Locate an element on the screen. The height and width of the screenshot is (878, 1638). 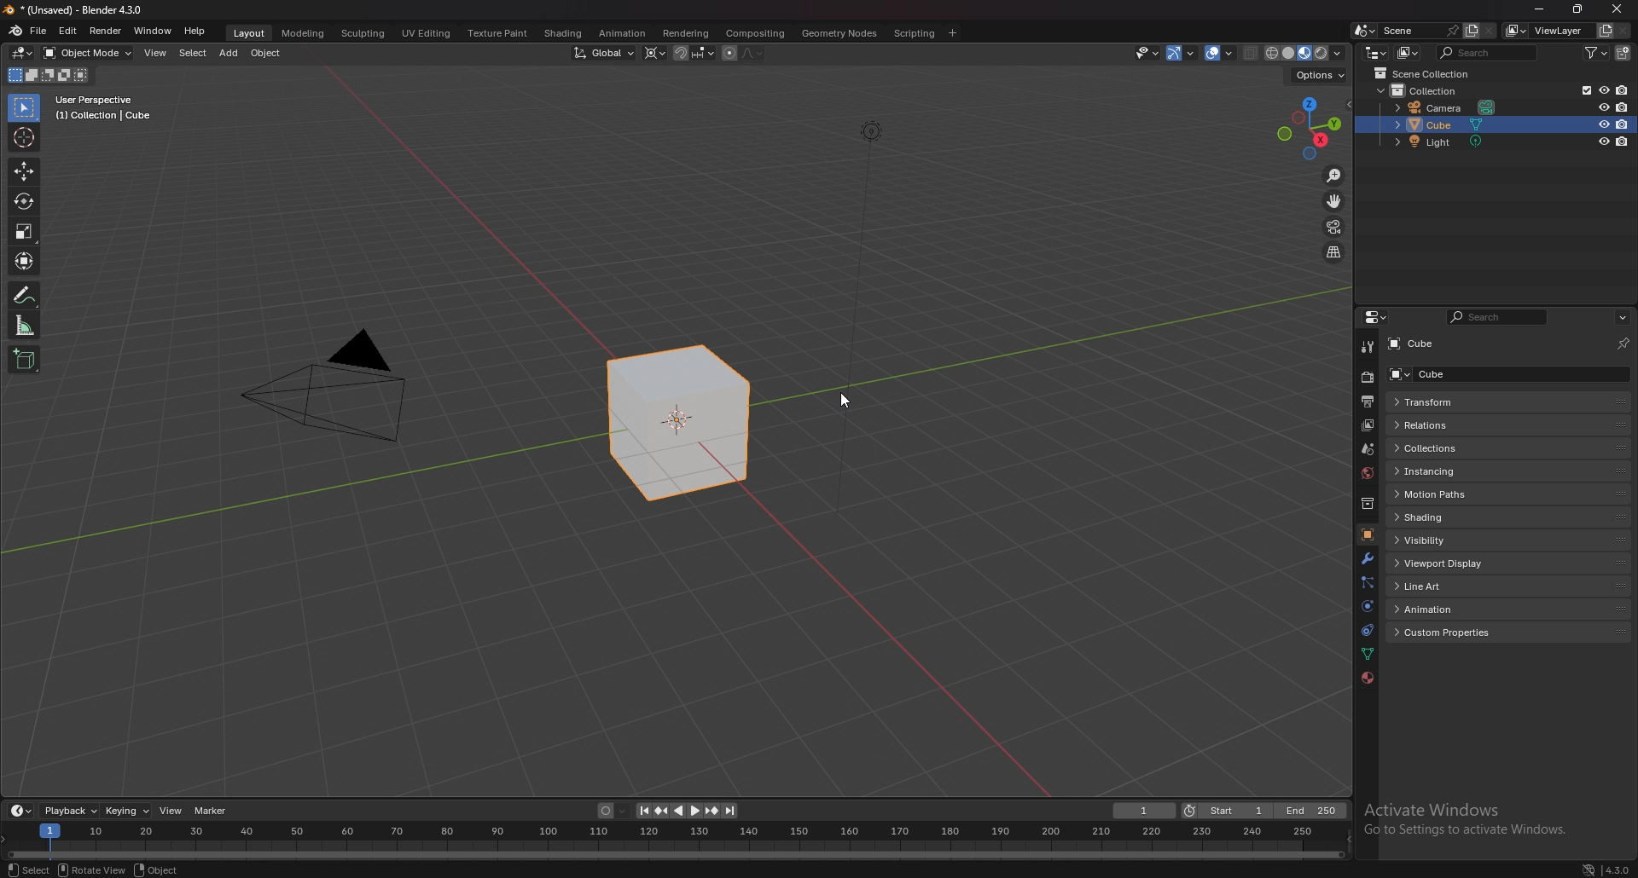
end frame is located at coordinates (1310, 811).